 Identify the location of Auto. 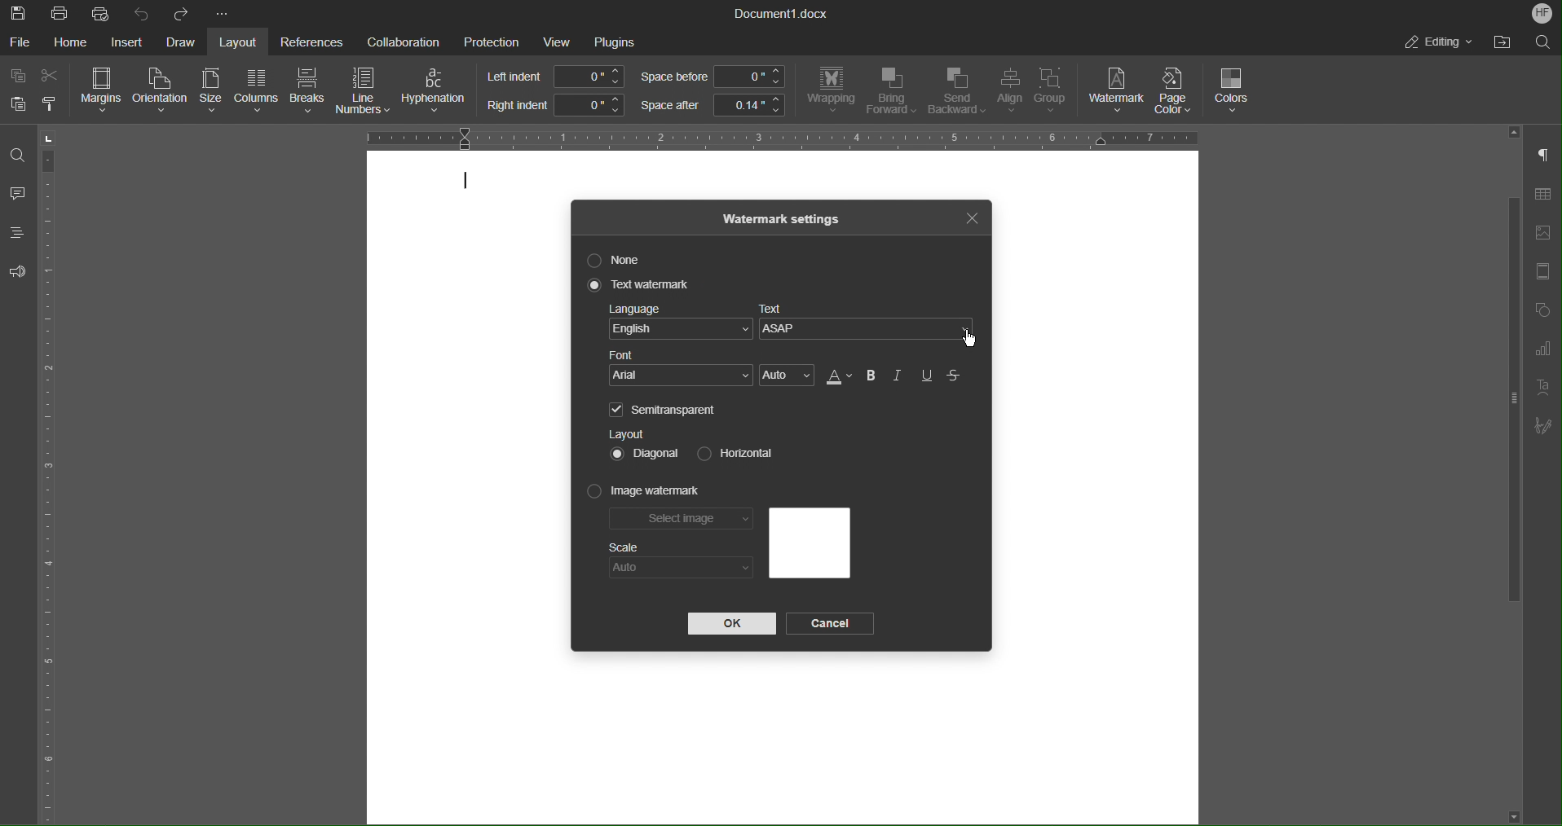
(681, 568).